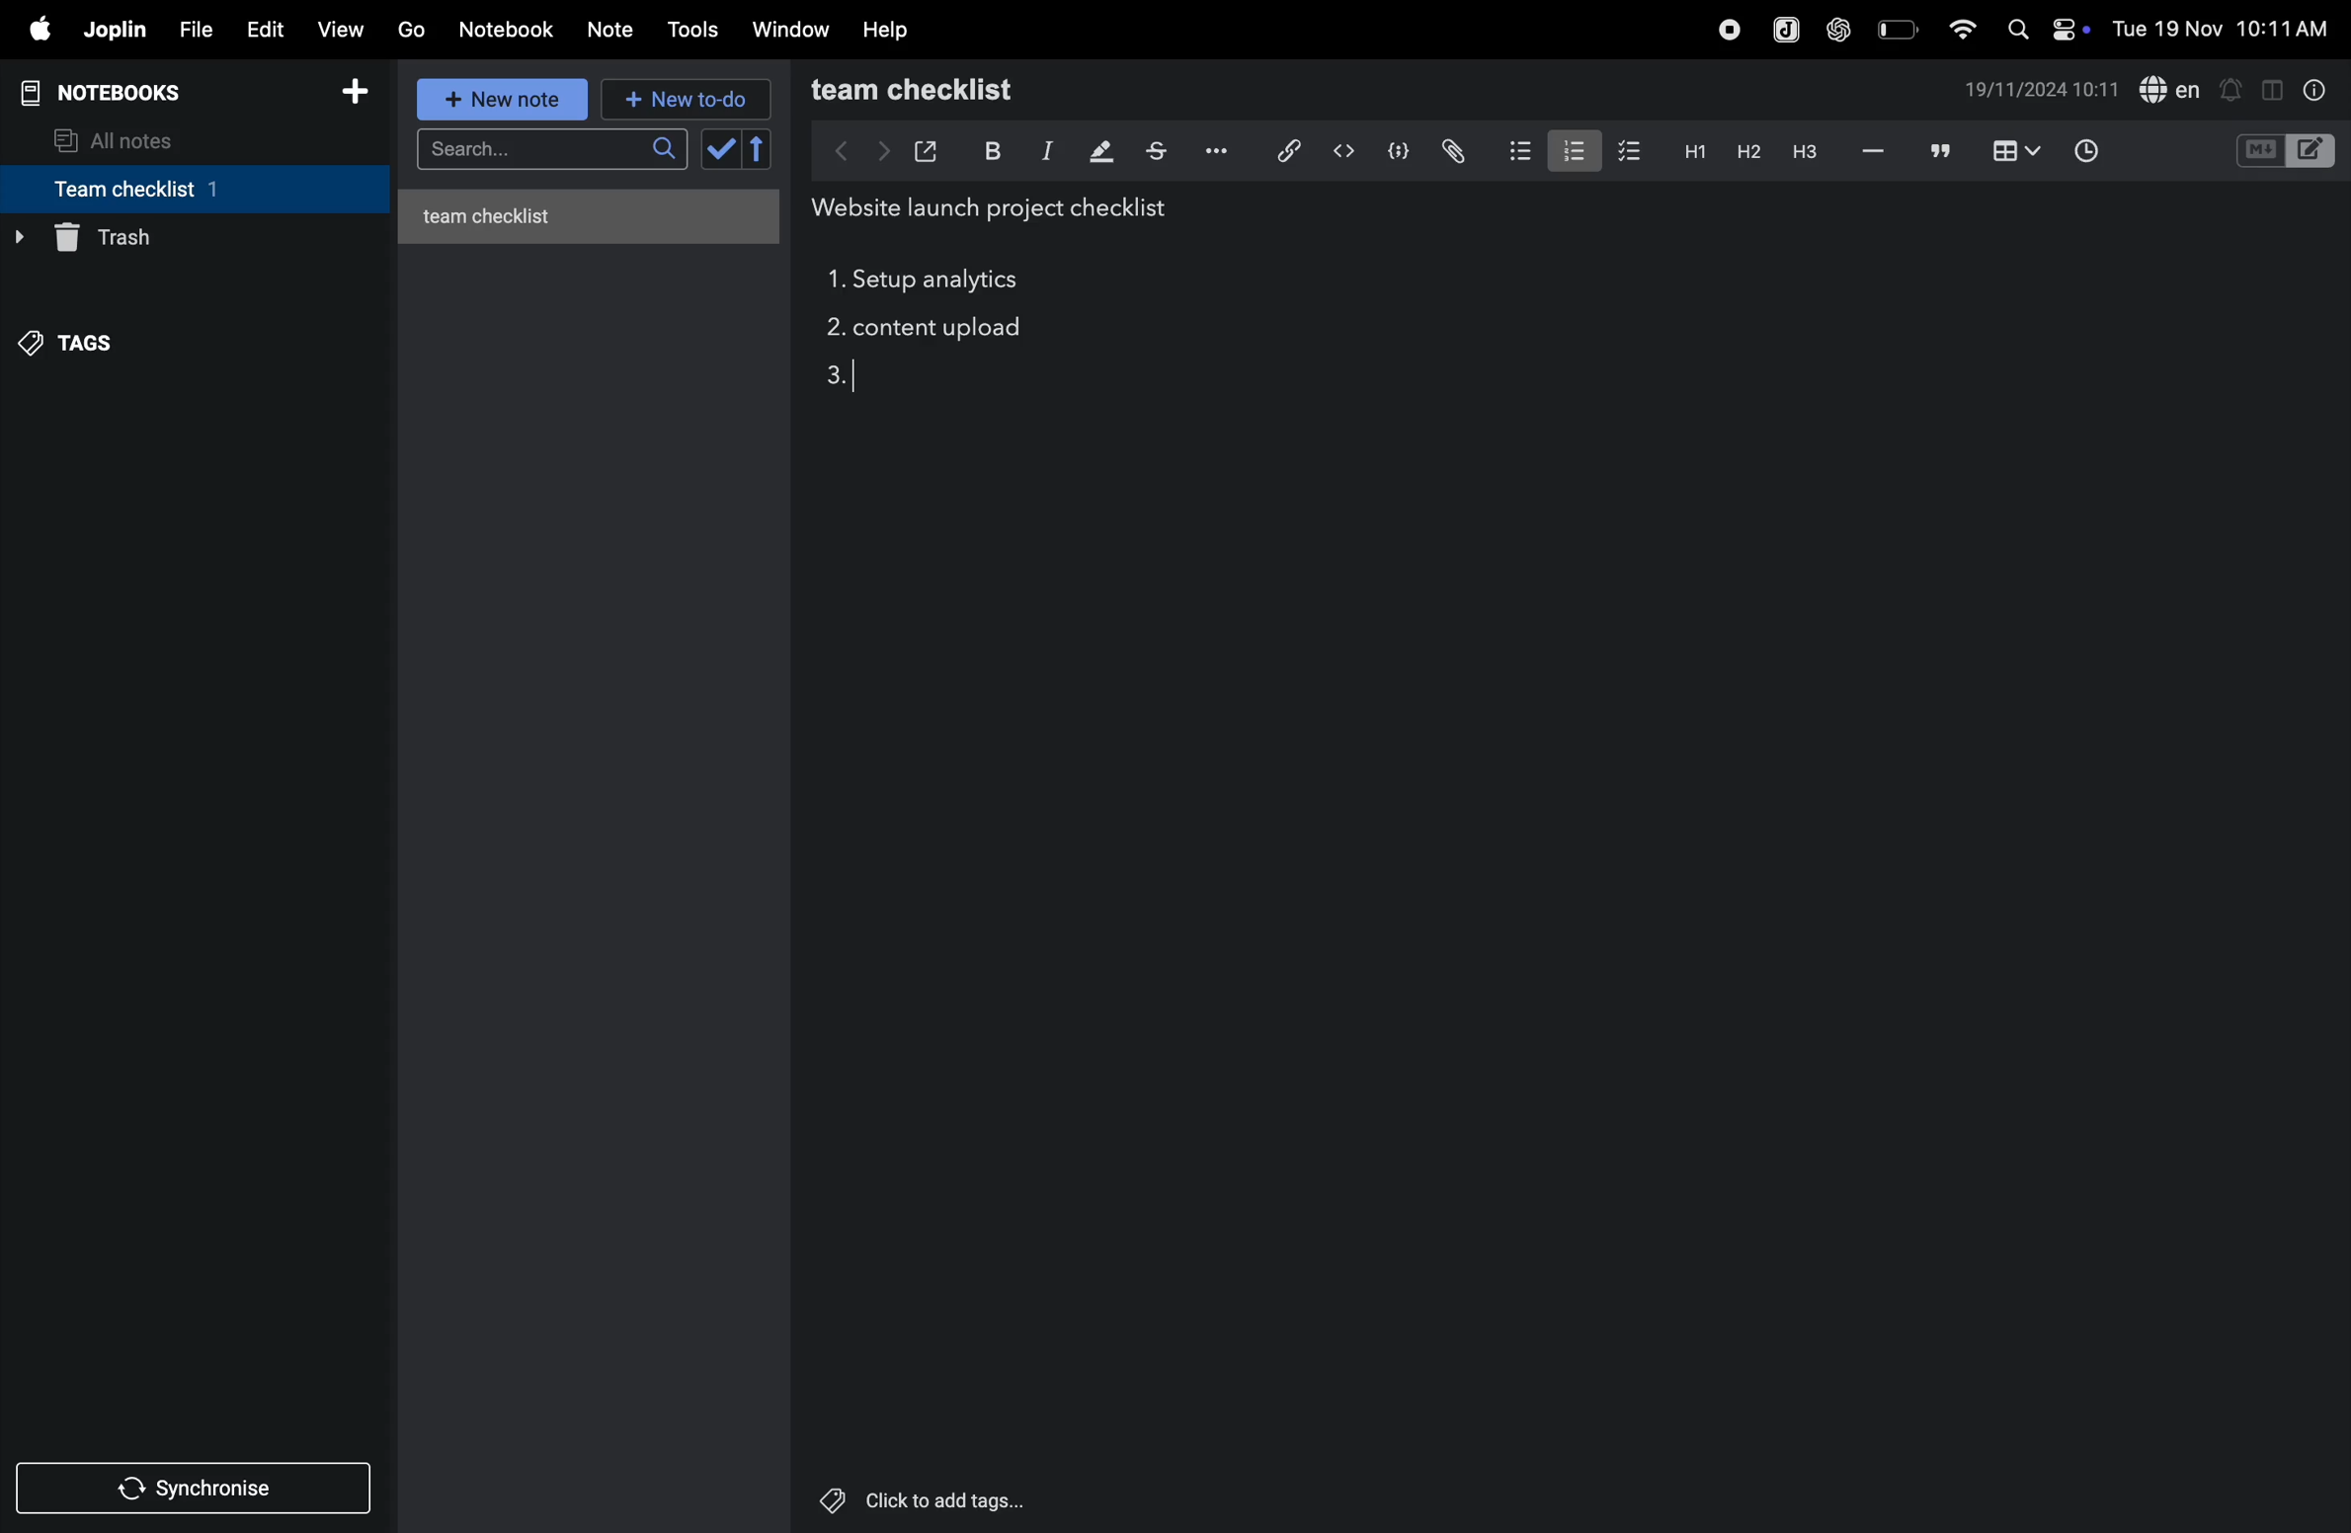  What do you see at coordinates (1690, 150) in the screenshot?
I see `heading 2` at bounding box center [1690, 150].